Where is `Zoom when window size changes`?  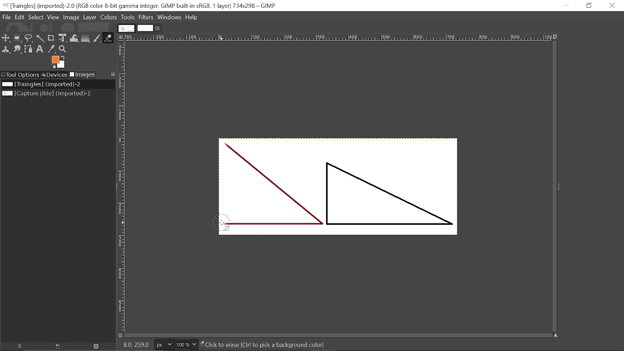 Zoom when window size changes is located at coordinates (557, 38).